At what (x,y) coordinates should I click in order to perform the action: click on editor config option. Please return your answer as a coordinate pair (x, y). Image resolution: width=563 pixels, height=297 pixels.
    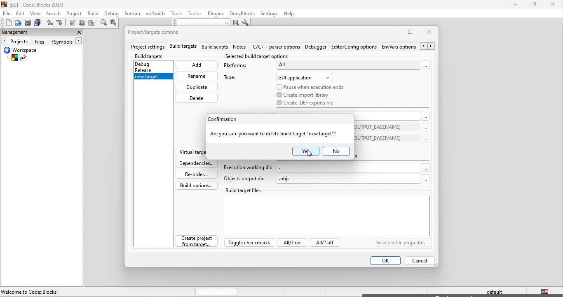
    Looking at the image, I should click on (354, 49).